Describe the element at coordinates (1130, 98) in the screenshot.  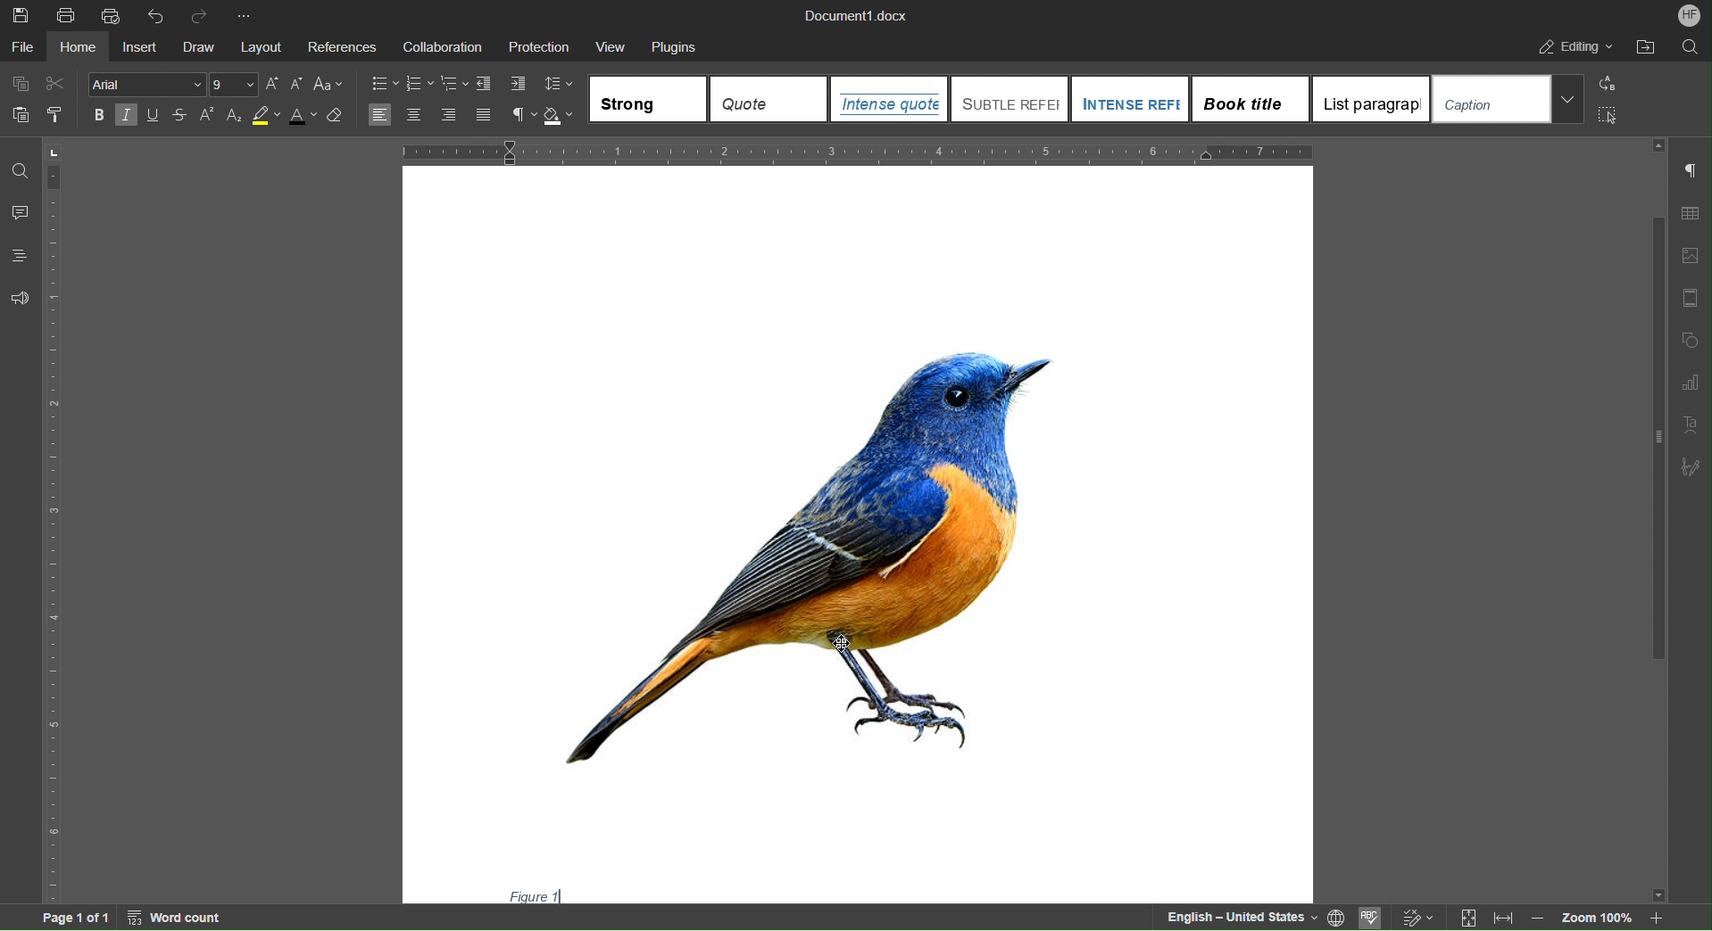
I see `Heading 3` at that location.